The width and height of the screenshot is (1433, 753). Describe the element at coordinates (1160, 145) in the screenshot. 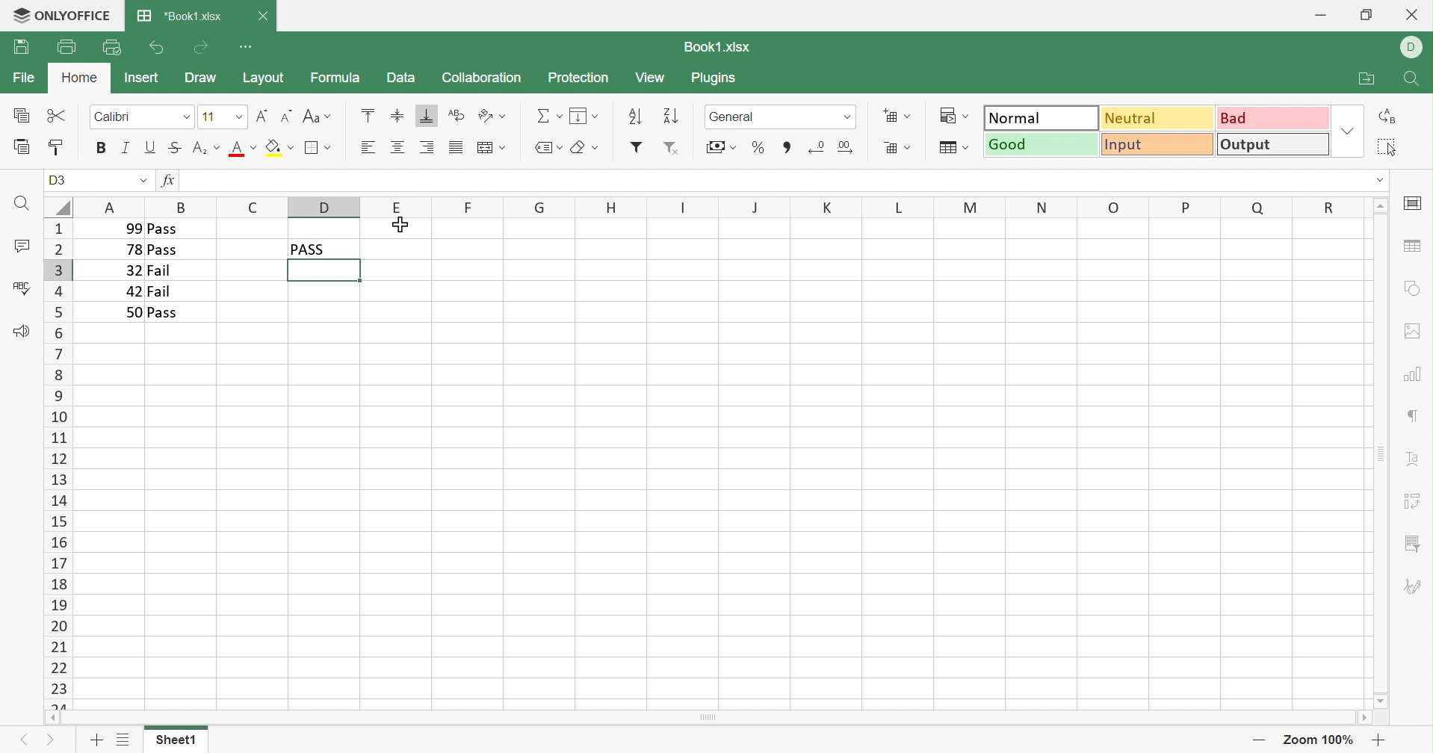

I see `Input` at that location.